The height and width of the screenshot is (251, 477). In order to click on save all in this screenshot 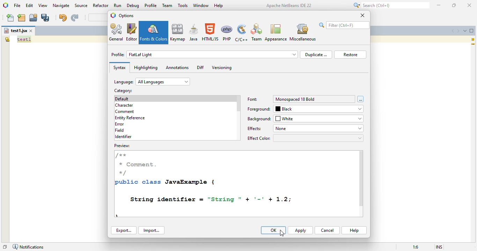, I will do `click(46, 17)`.